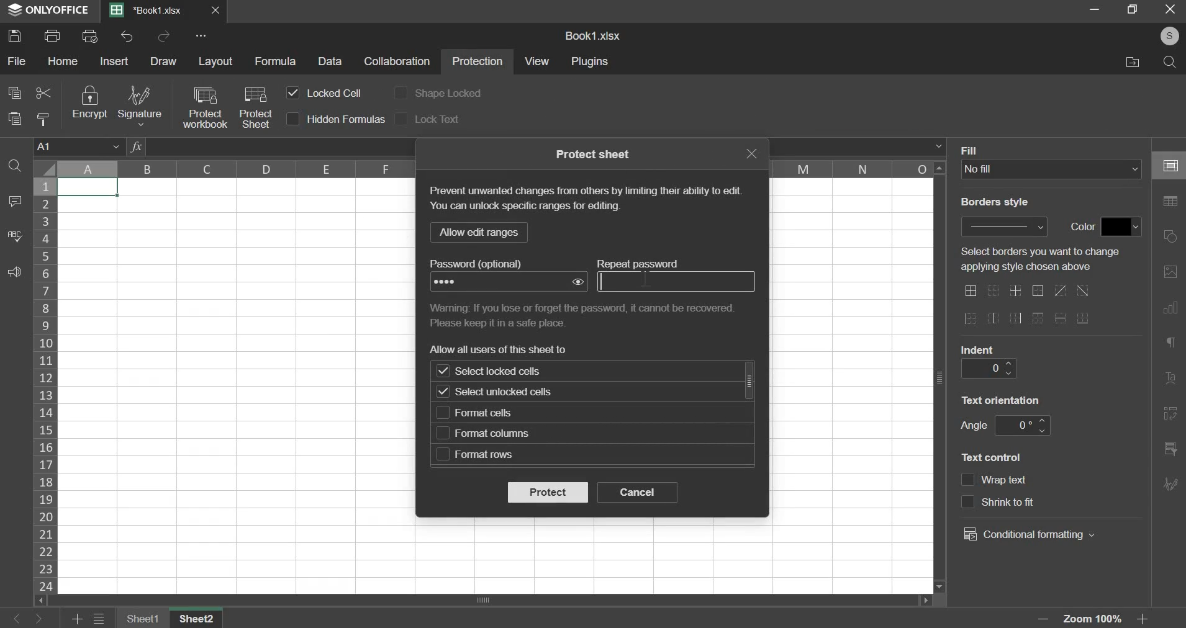 This screenshot has height=628, width=1186. What do you see at coordinates (1170, 271) in the screenshot?
I see `right side bar` at bounding box center [1170, 271].